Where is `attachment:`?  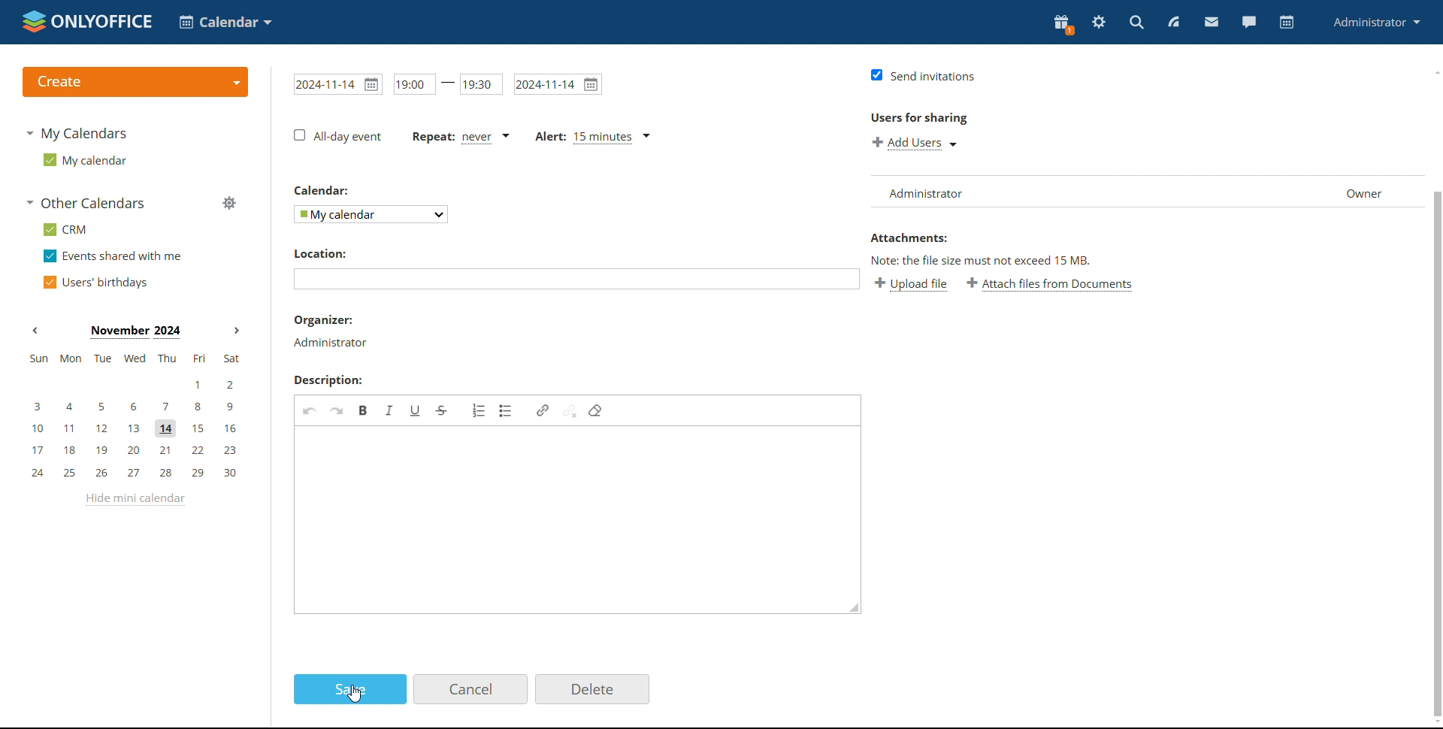 attachment: is located at coordinates (901, 236).